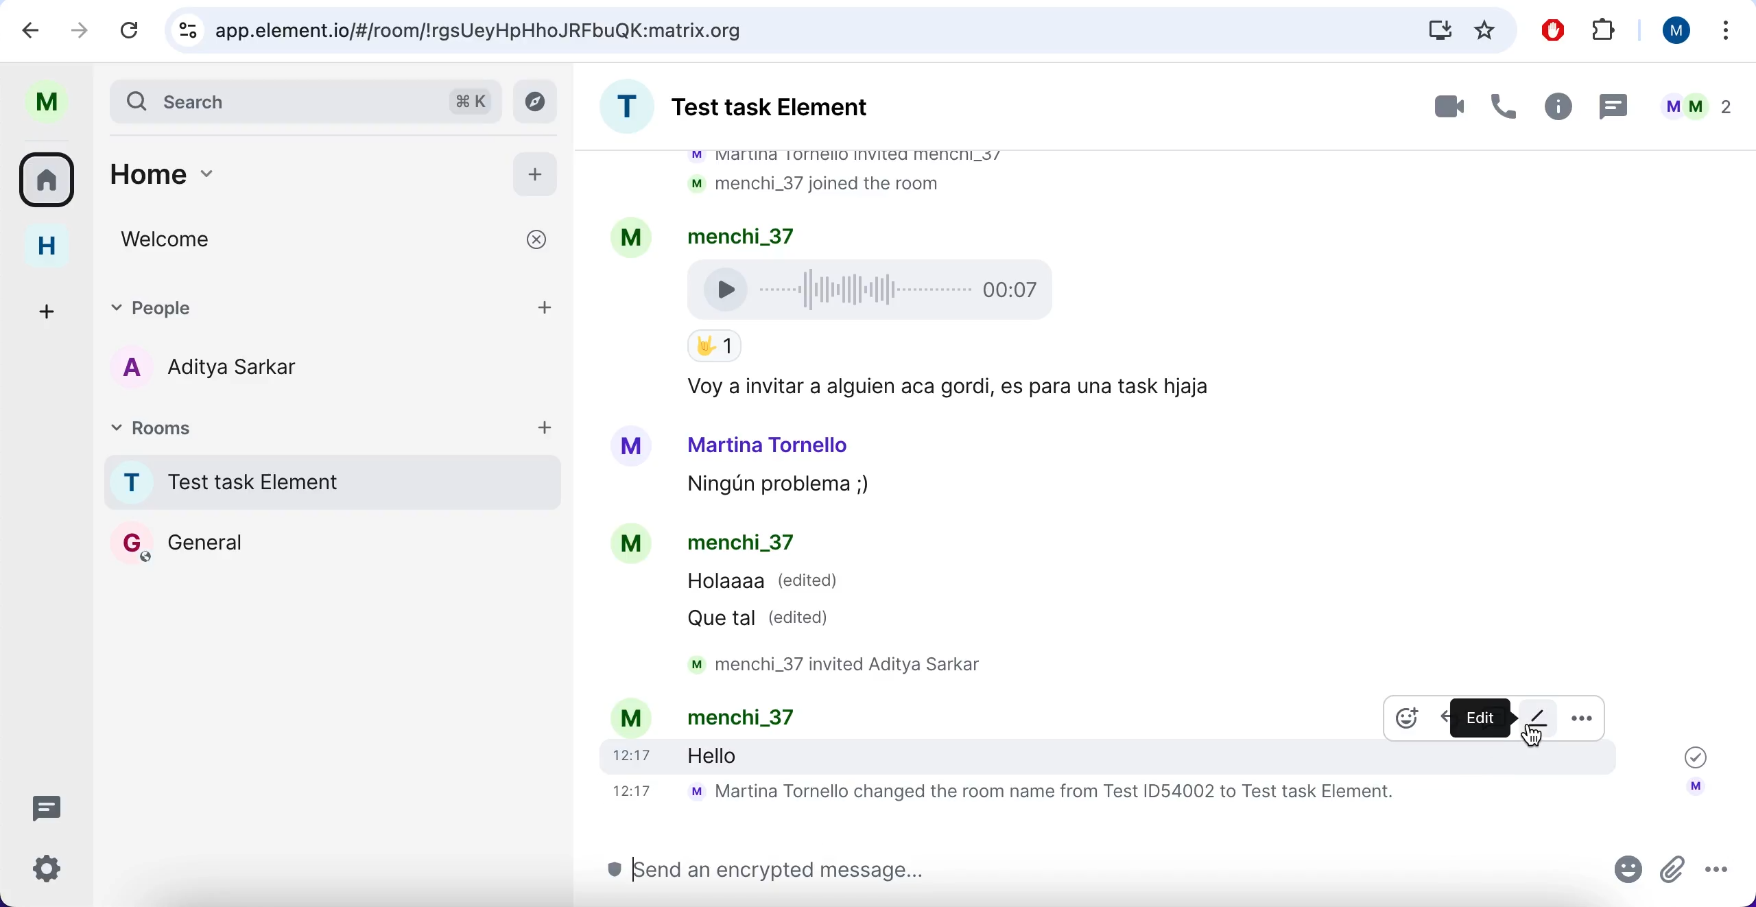  What do you see at coordinates (304, 99) in the screenshot?
I see `search bar` at bounding box center [304, 99].